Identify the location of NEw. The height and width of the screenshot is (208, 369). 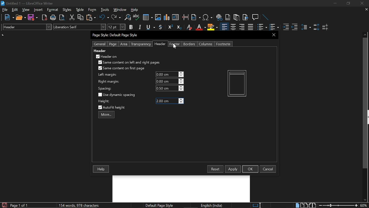
(9, 17).